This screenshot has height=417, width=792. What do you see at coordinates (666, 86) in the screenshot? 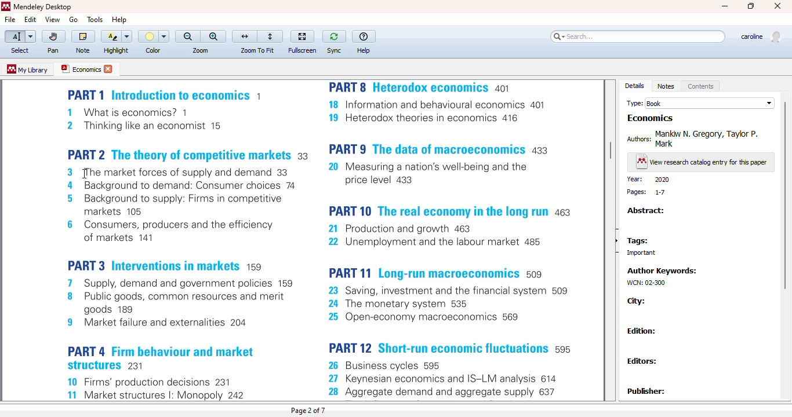
I see `notes` at bounding box center [666, 86].